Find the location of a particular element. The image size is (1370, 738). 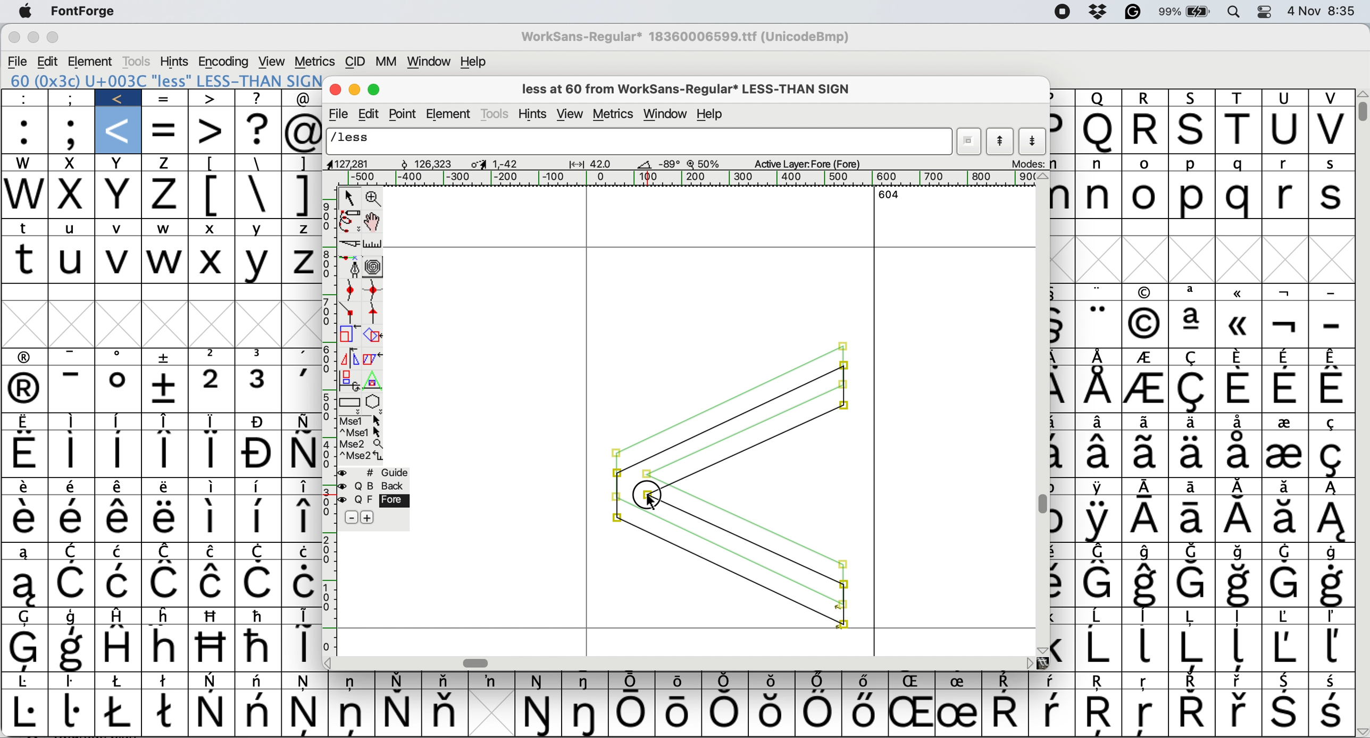

p is located at coordinates (1191, 164).